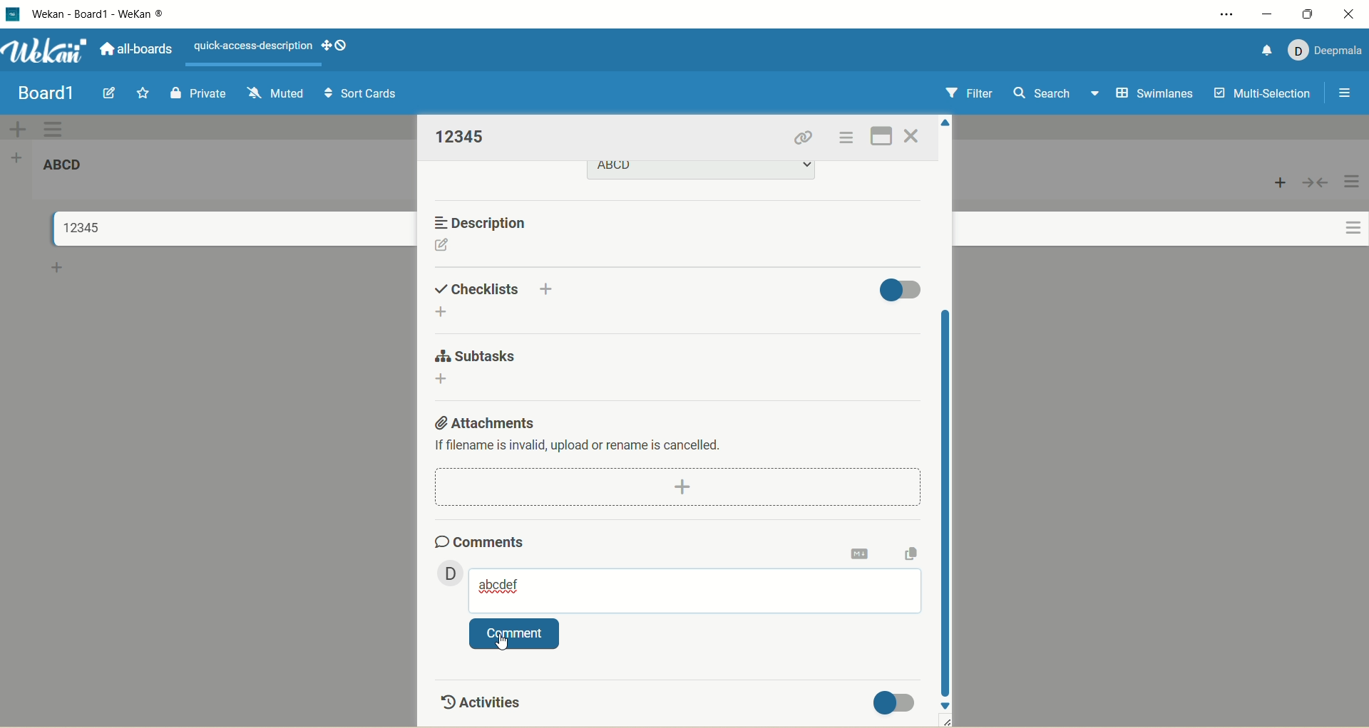  I want to click on settings and more, so click(1231, 15).